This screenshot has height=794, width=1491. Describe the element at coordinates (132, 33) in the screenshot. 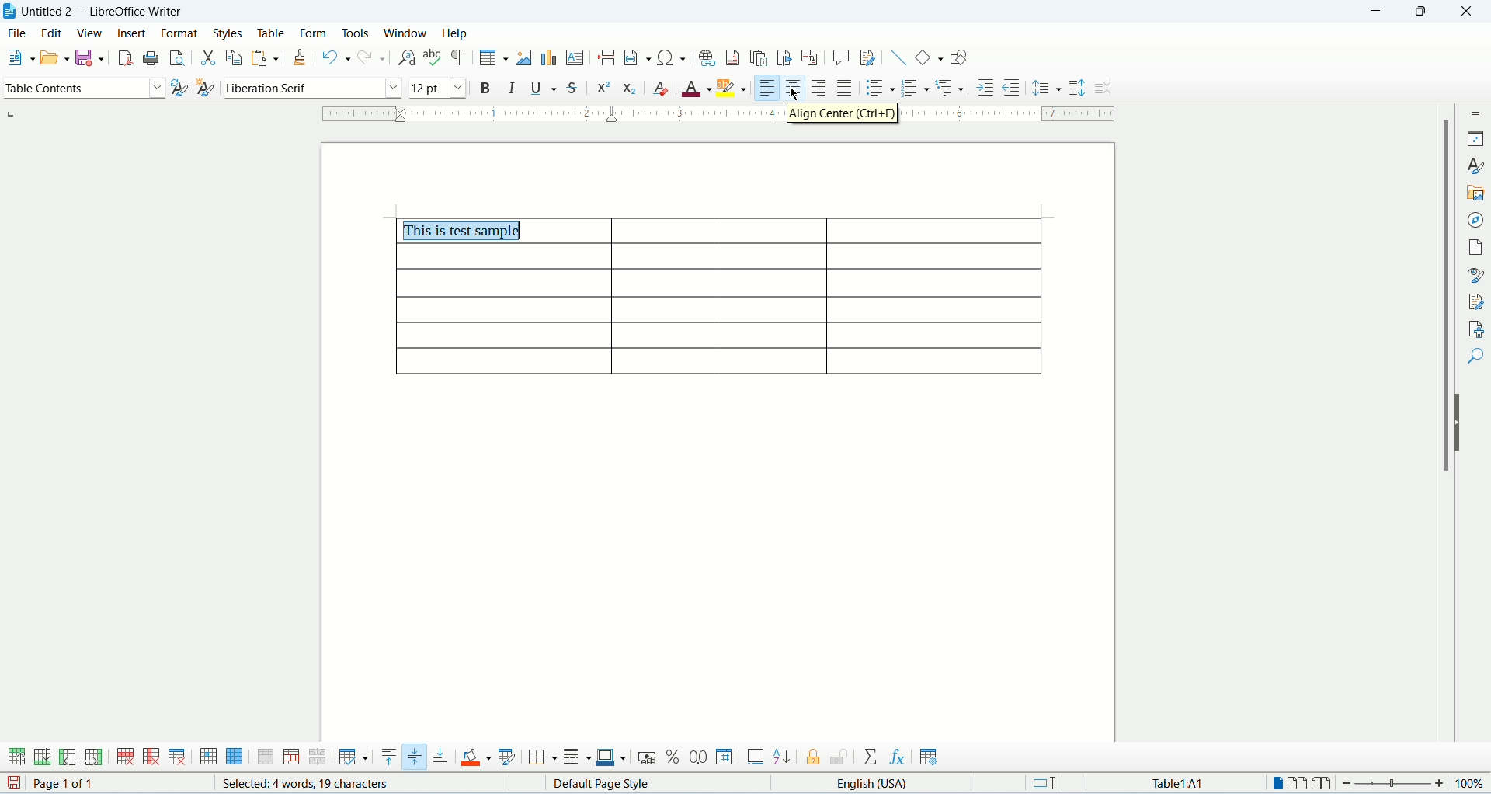

I see `insert` at that location.